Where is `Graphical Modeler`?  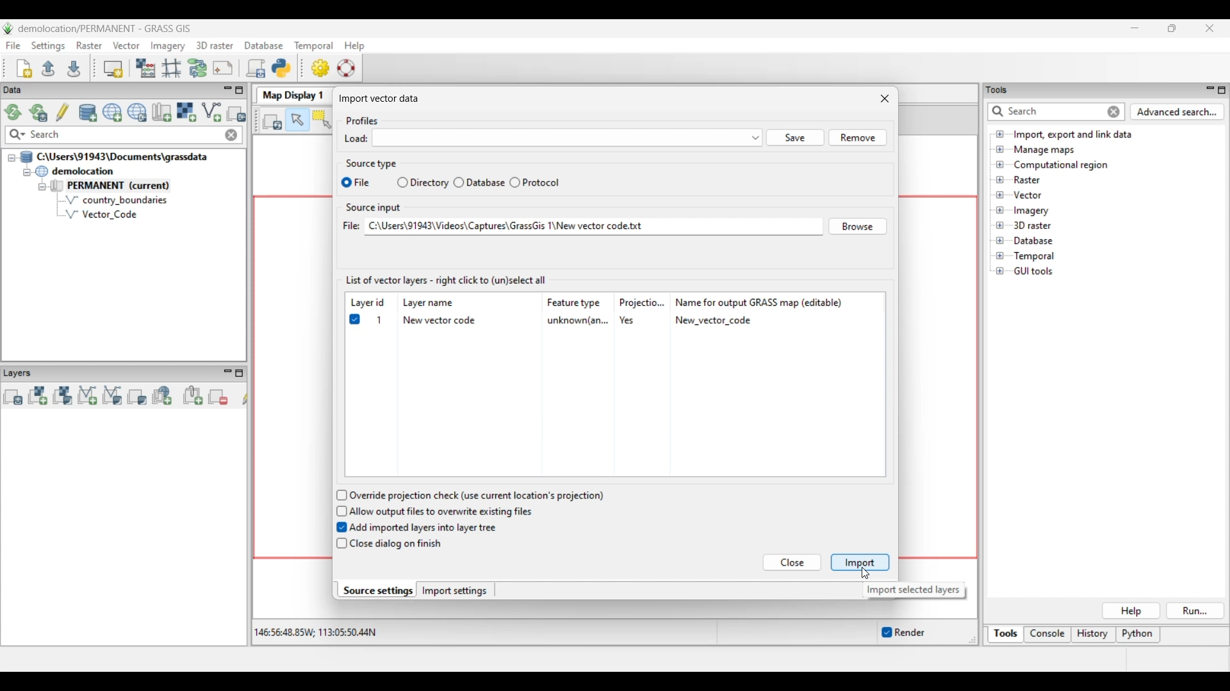
Graphical Modeler is located at coordinates (198, 68).